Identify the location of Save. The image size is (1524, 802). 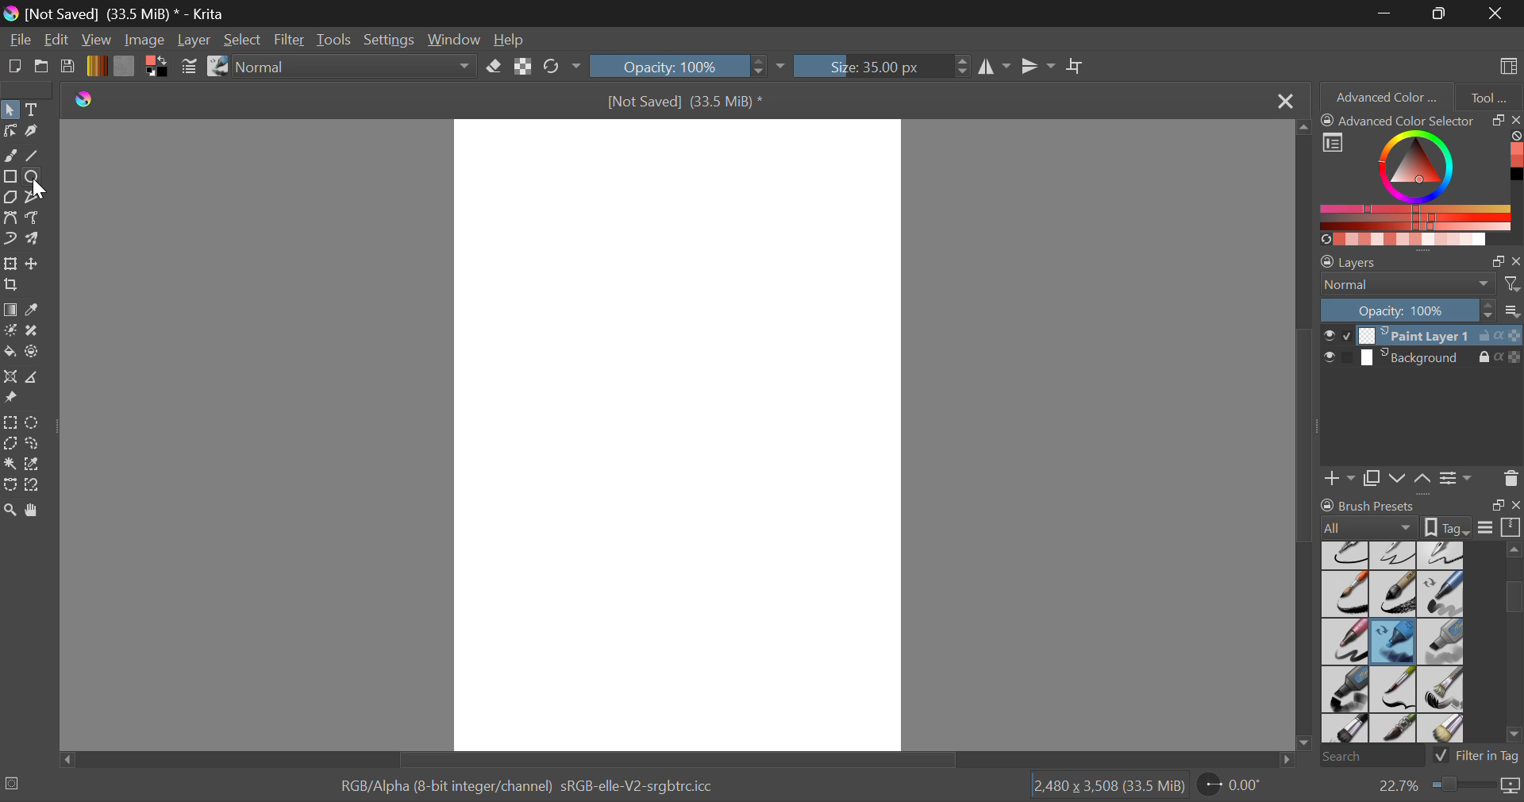
(68, 67).